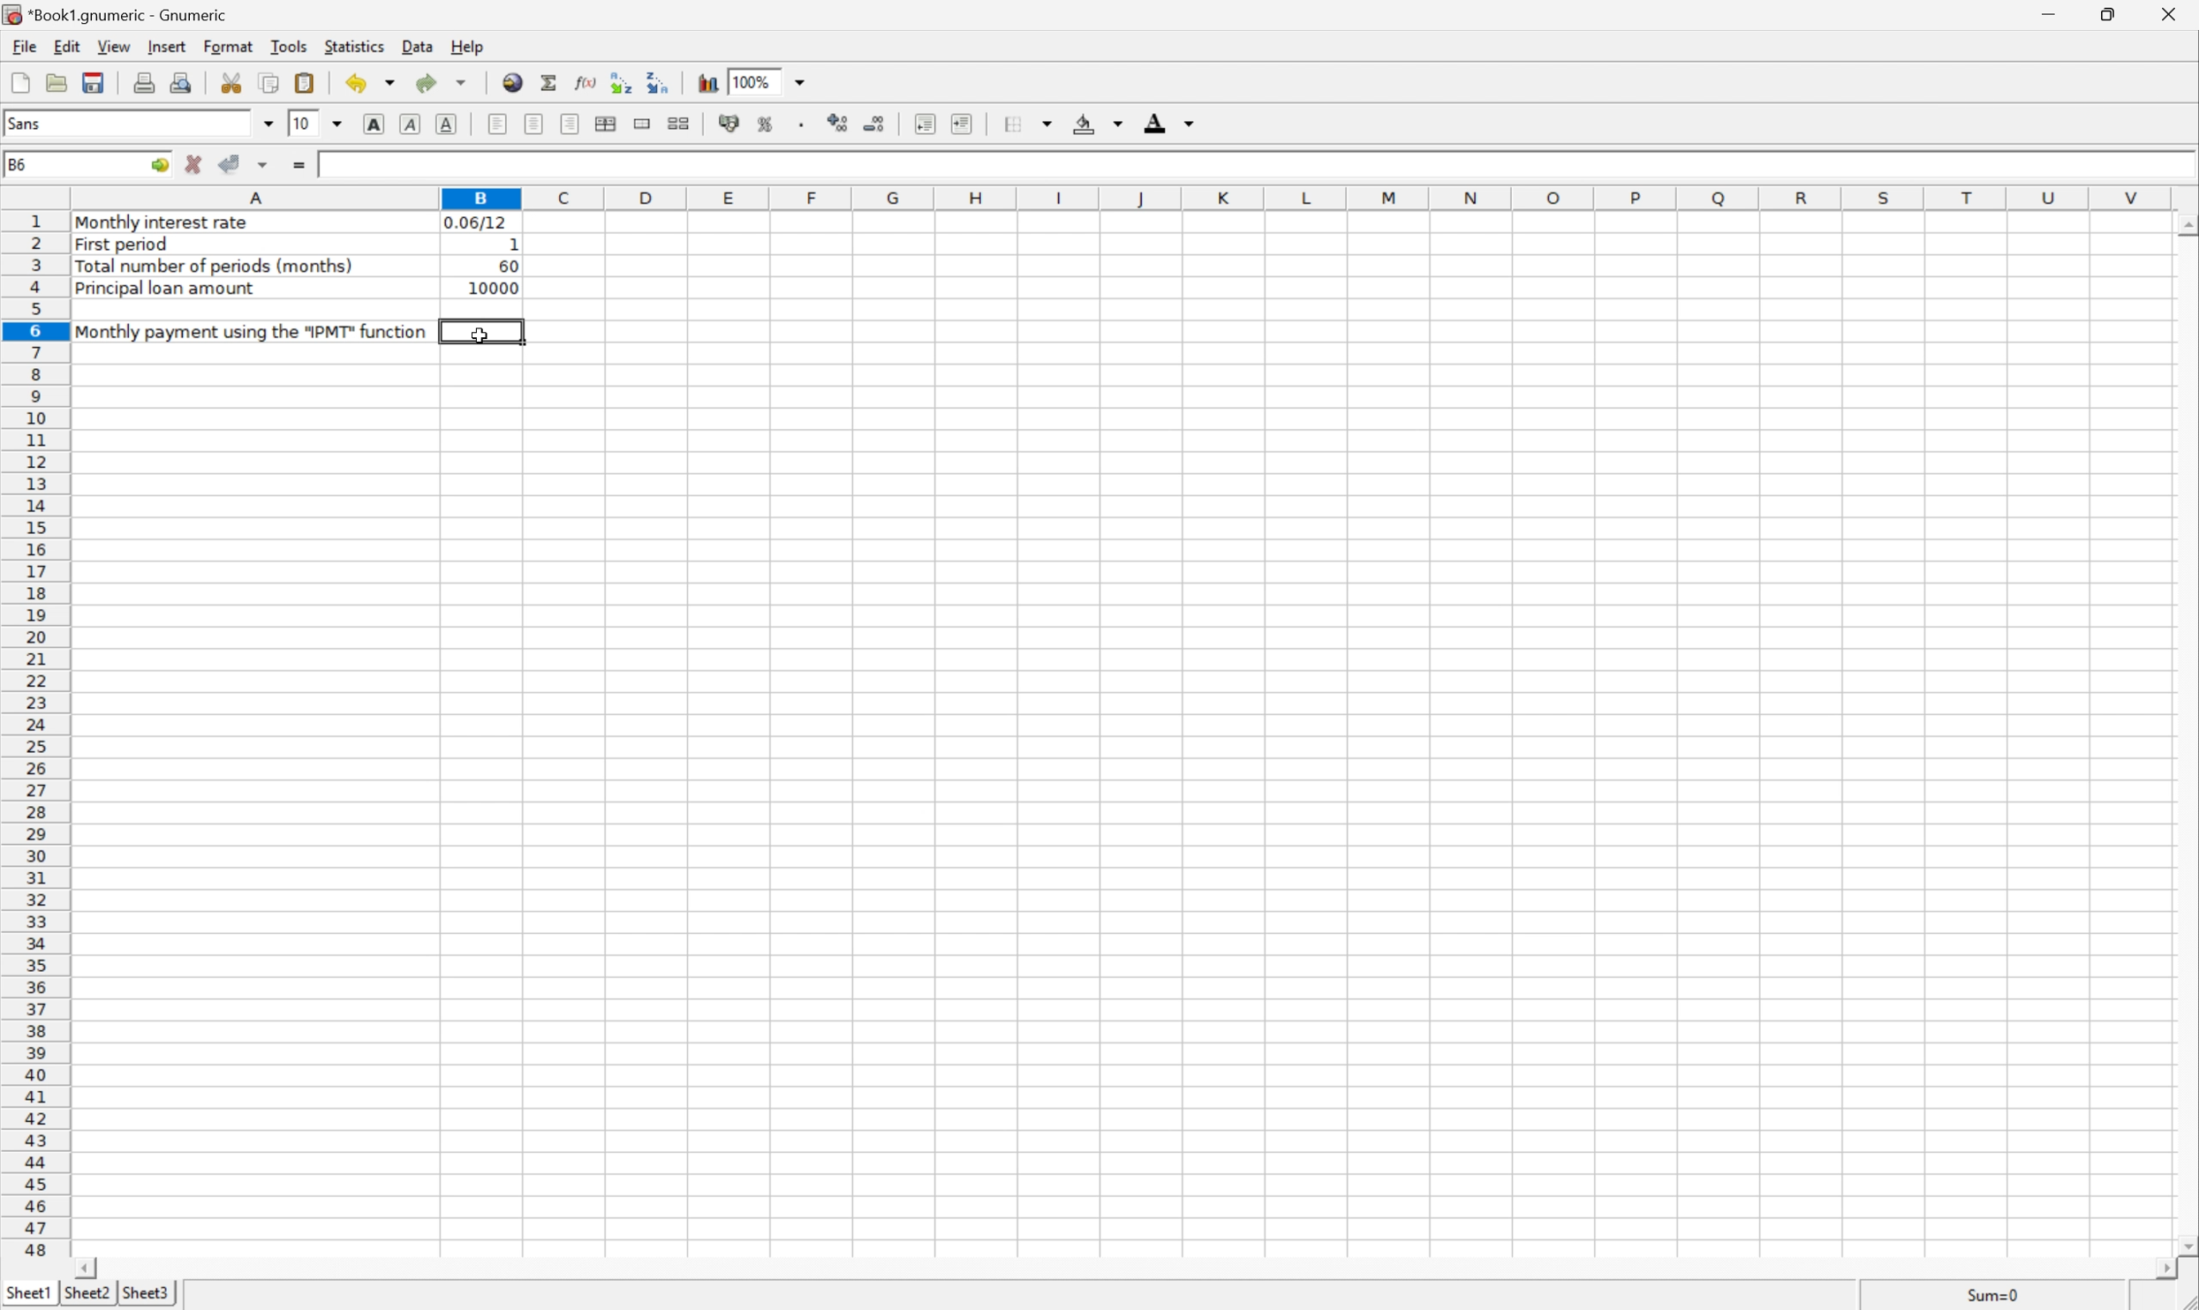 Image resolution: width=2199 pixels, height=1310 pixels. What do you see at coordinates (167, 290) in the screenshot?
I see `Principal loan amount` at bounding box center [167, 290].